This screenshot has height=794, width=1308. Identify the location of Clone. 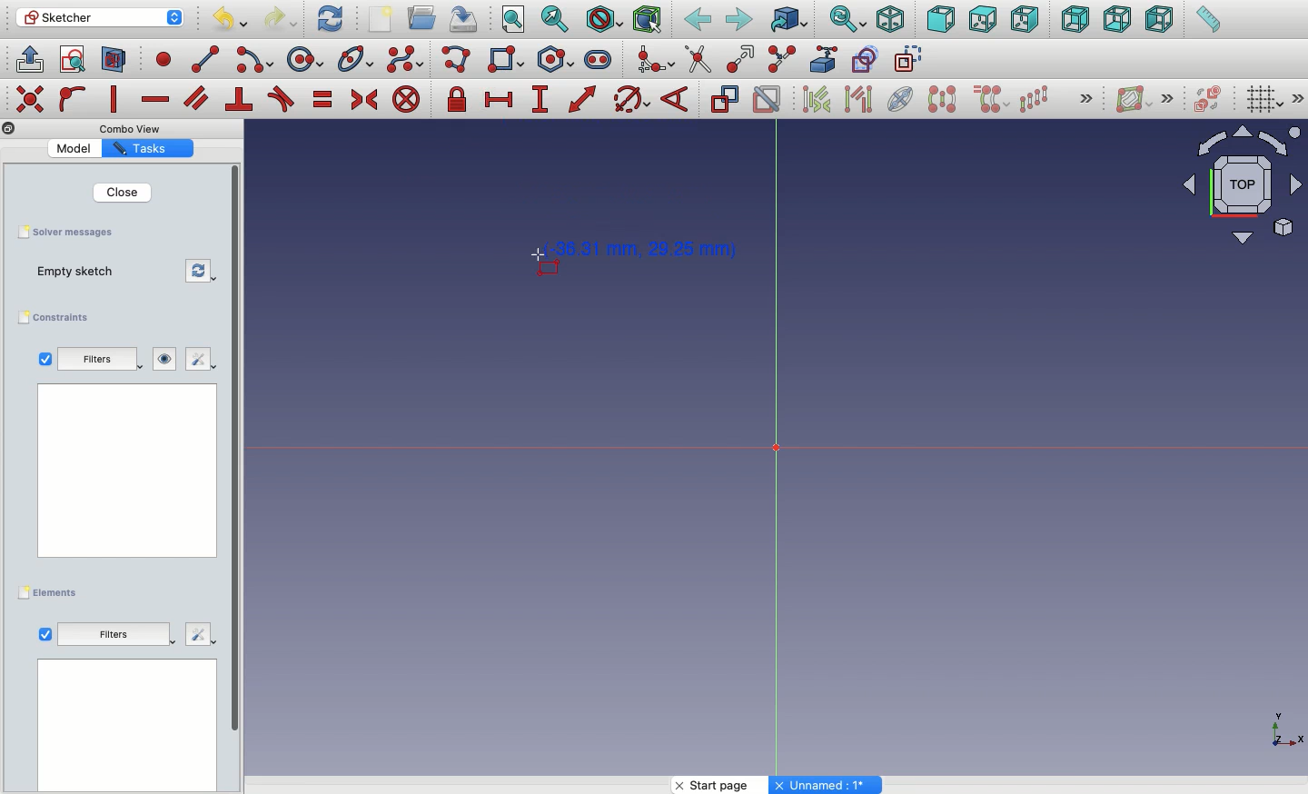
(989, 100).